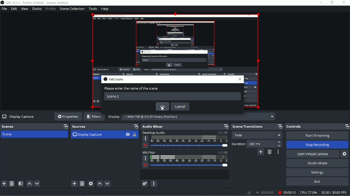 The width and height of the screenshot is (350, 196). Describe the element at coordinates (37, 9) in the screenshot. I see `Docks` at that location.